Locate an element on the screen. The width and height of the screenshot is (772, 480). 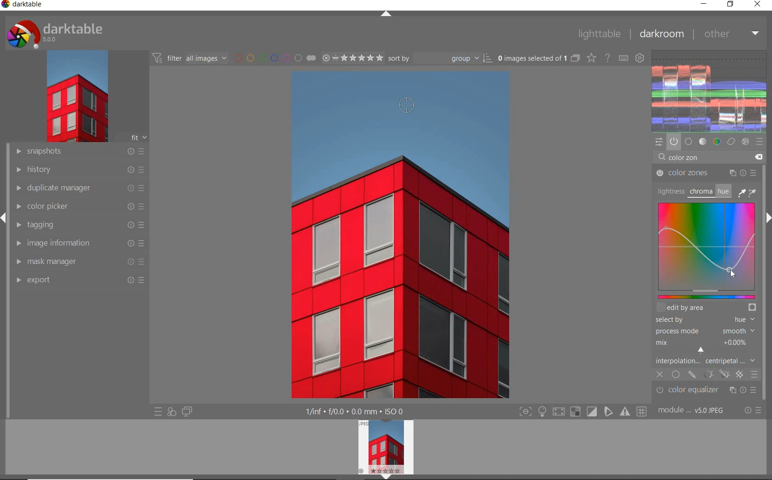
INTERPOLATION is located at coordinates (705, 360).